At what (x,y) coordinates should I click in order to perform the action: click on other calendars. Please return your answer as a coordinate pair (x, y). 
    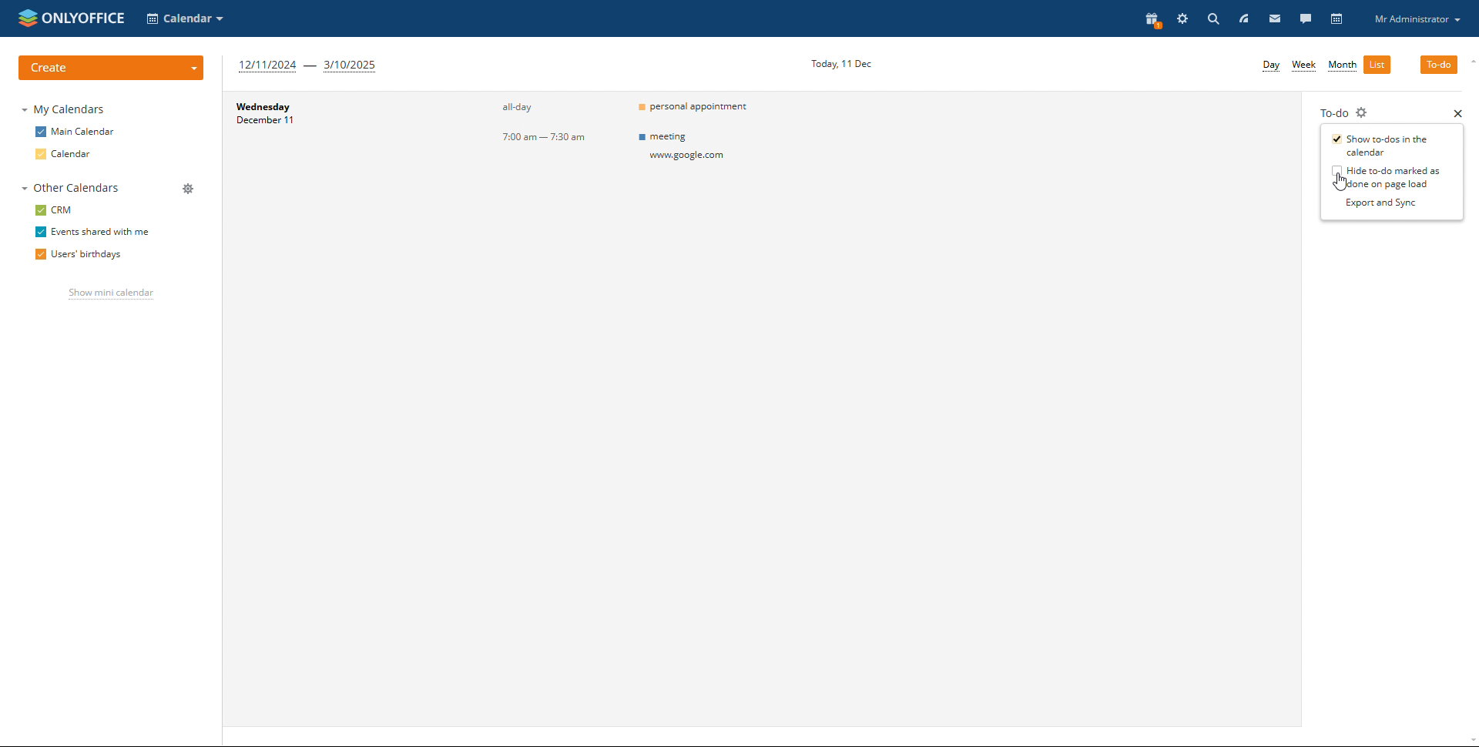
    Looking at the image, I should click on (67, 189).